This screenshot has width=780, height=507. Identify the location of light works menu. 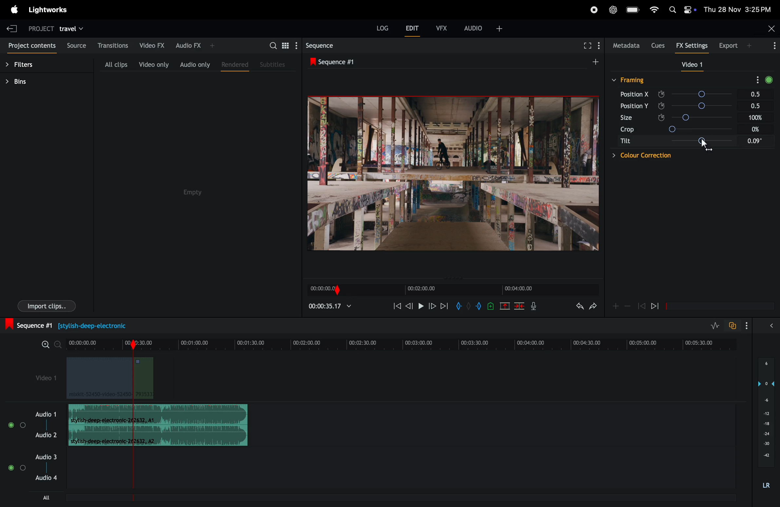
(52, 10).